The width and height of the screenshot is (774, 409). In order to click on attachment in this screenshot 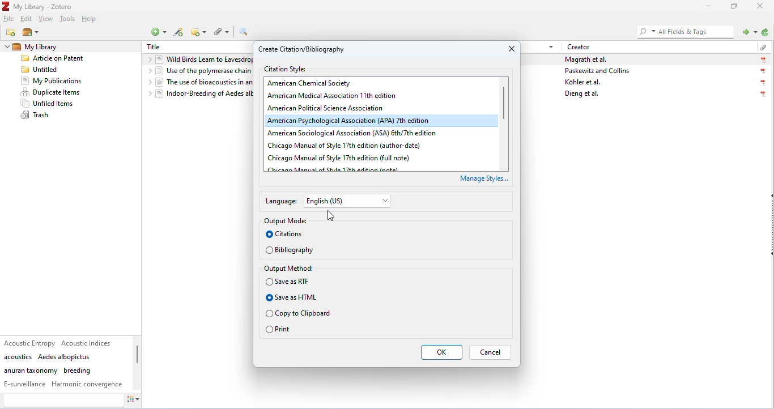, I will do `click(220, 32)`.